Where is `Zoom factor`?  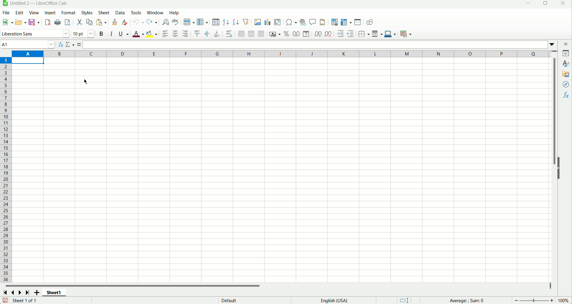
Zoom factor is located at coordinates (565, 301).